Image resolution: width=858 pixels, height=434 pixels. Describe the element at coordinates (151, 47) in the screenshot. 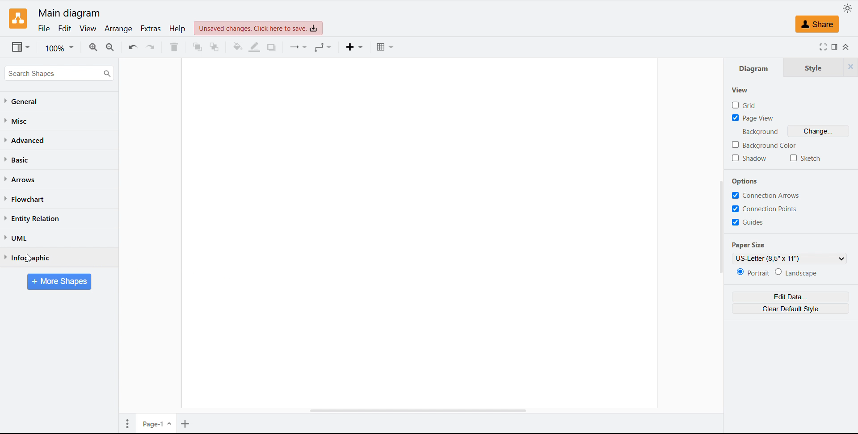

I see `Redo ` at that location.